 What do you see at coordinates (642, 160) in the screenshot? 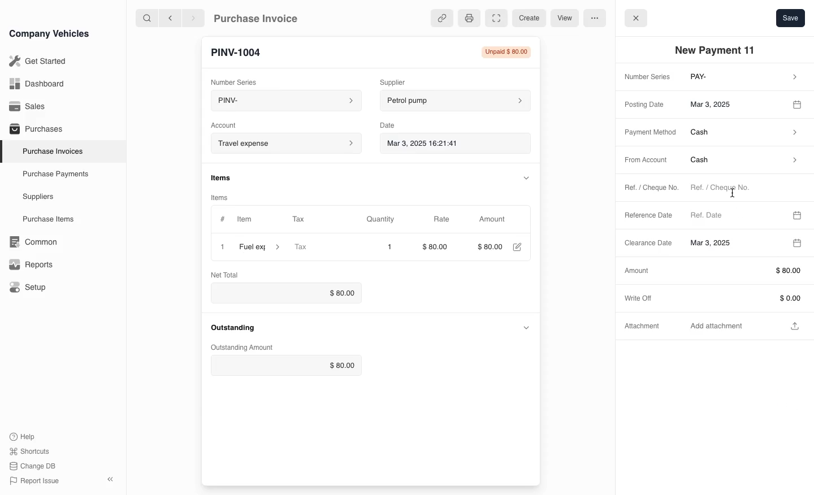
I see `From Account` at bounding box center [642, 160].